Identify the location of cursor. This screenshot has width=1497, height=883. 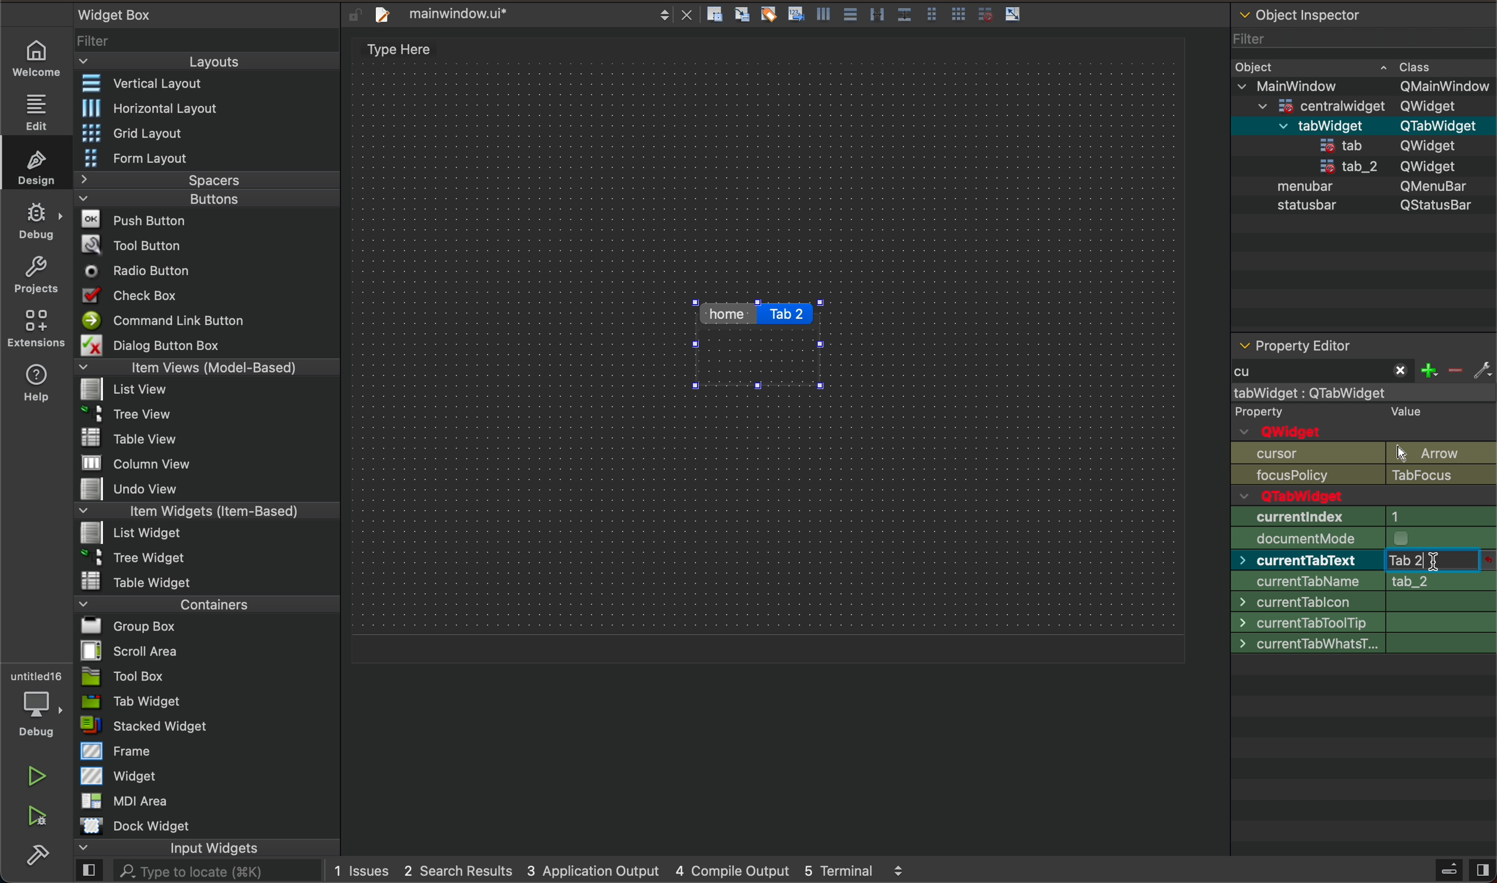
(1362, 685).